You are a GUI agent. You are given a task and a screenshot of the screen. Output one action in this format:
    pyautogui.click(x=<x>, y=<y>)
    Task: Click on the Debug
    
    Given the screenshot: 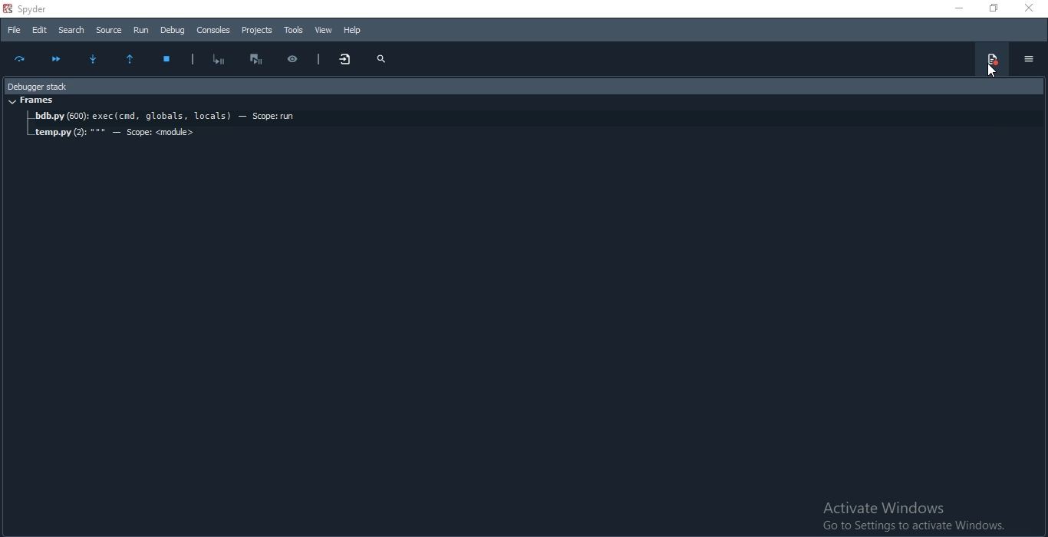 What is the action you would take?
    pyautogui.click(x=173, y=30)
    